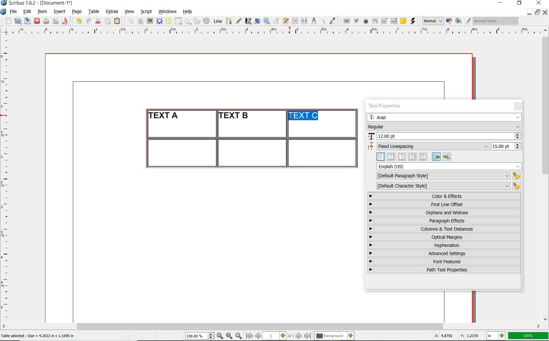 This screenshot has width=549, height=341. What do you see at coordinates (56, 22) in the screenshot?
I see `preflight verifier` at bounding box center [56, 22].